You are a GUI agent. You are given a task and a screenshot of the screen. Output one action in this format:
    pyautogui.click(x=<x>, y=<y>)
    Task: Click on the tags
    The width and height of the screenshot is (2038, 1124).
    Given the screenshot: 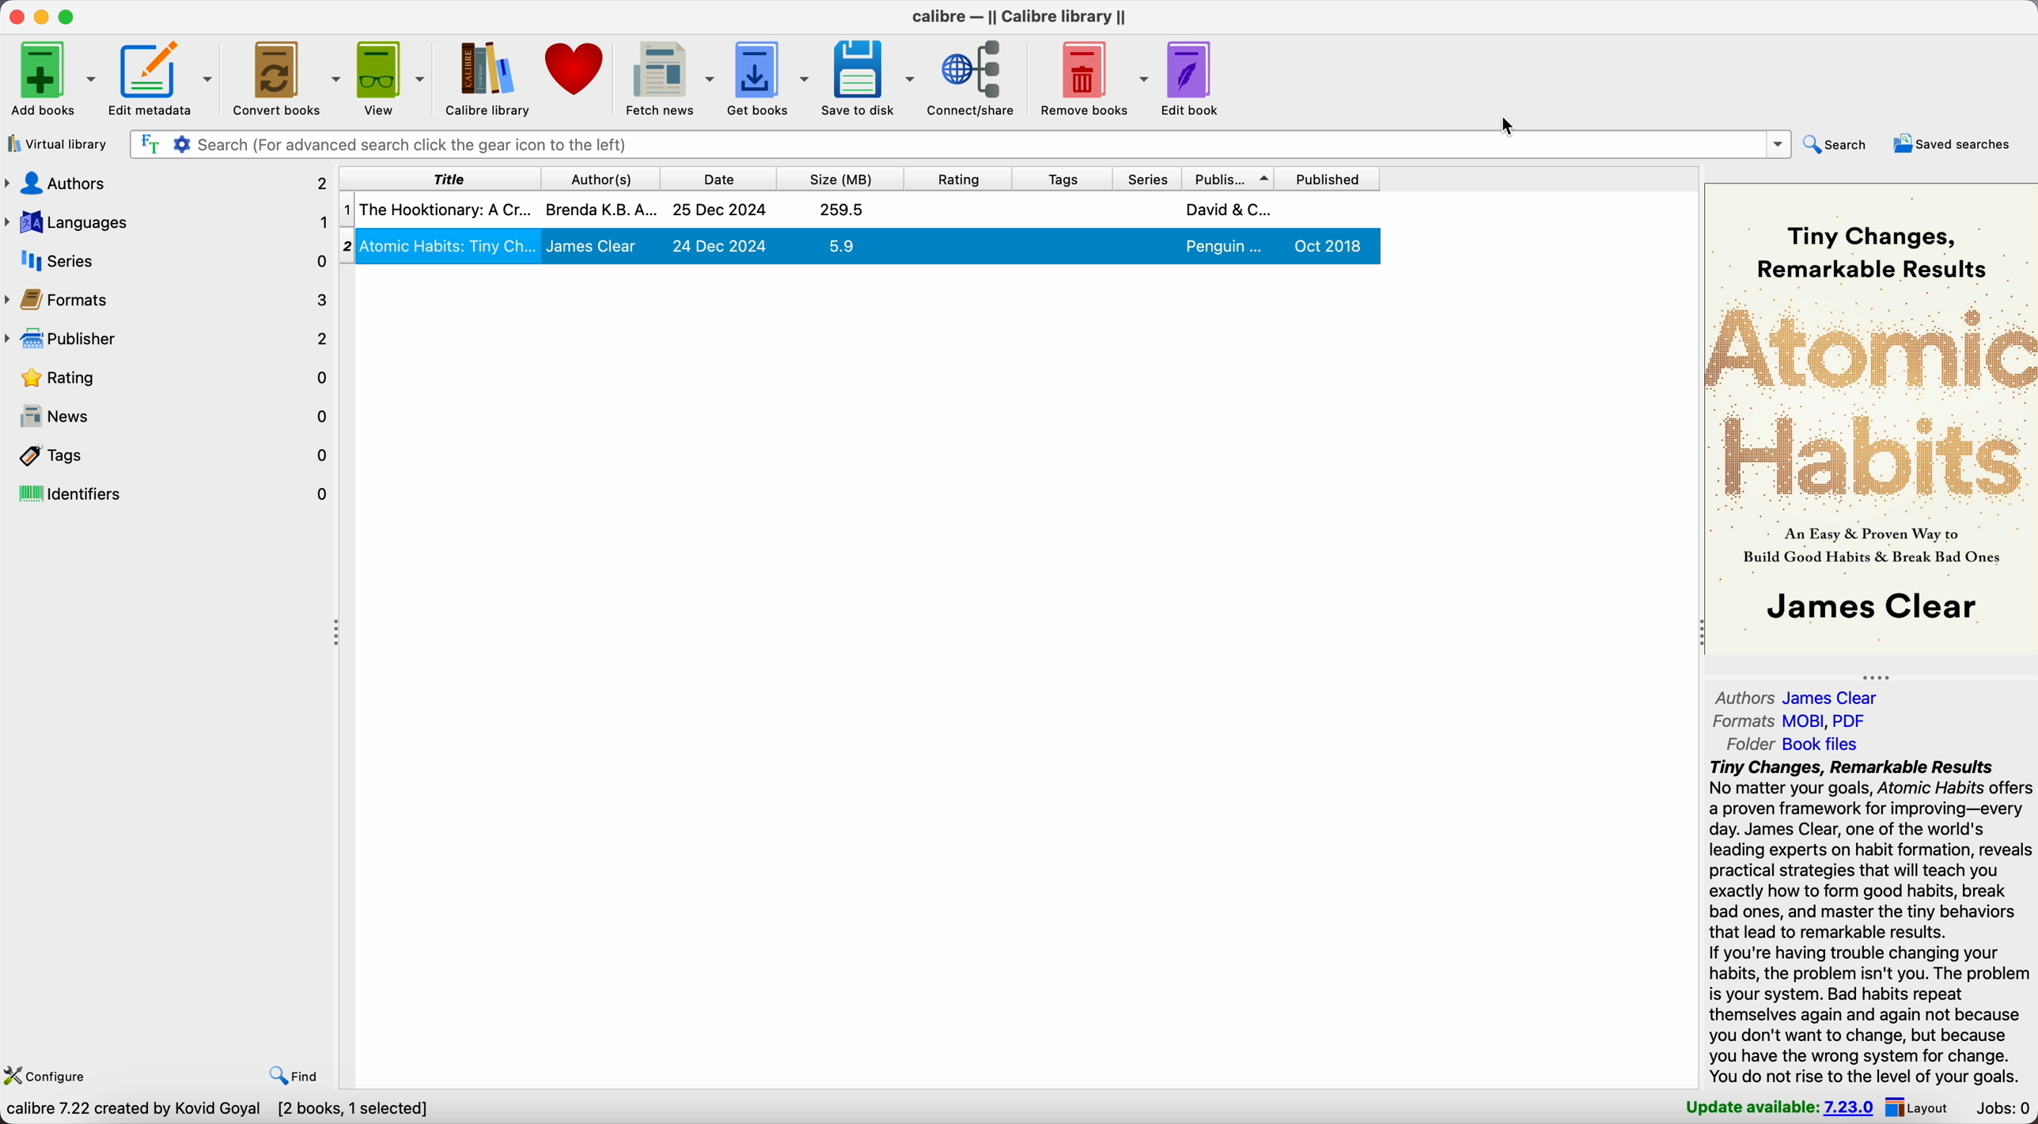 What is the action you would take?
    pyautogui.click(x=169, y=455)
    